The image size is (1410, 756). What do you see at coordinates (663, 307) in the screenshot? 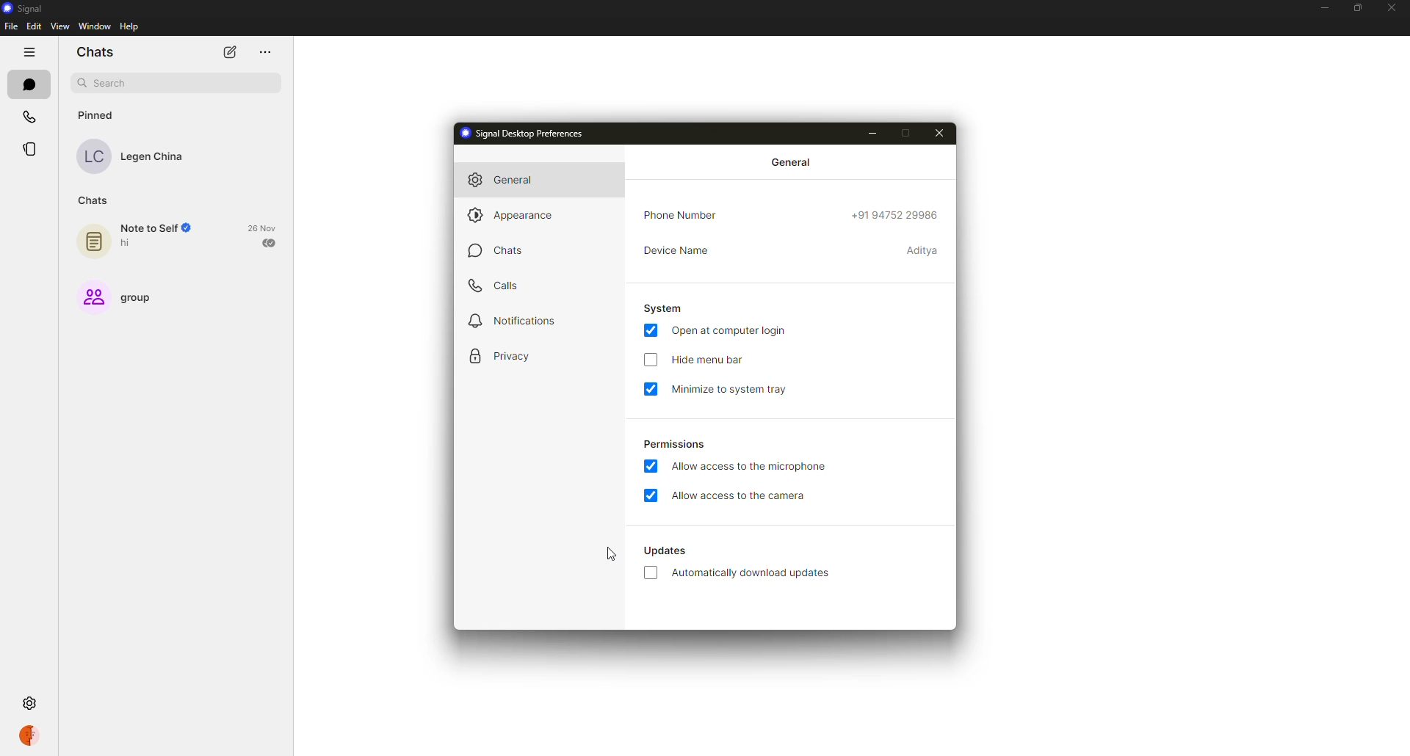
I see `system` at bounding box center [663, 307].